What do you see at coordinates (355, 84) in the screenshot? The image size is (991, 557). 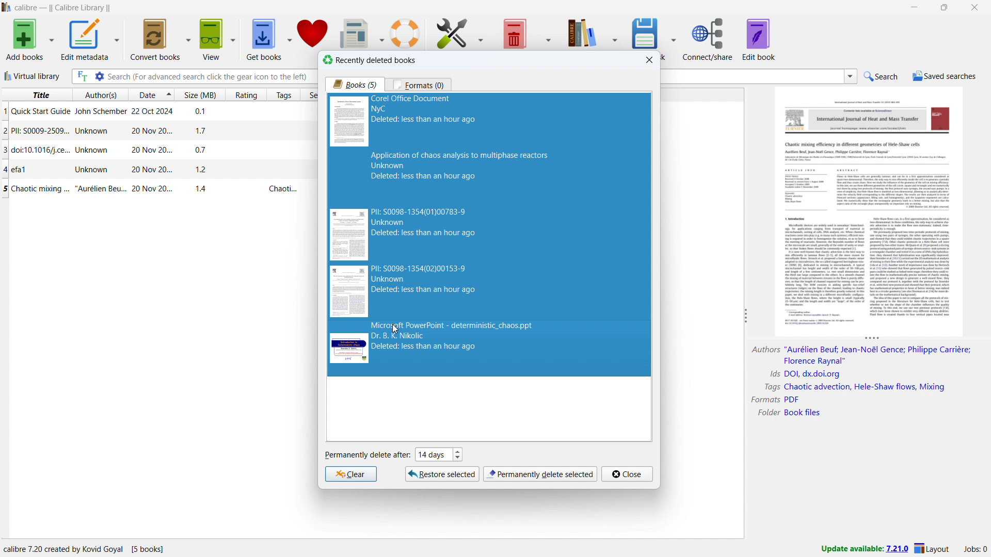 I see `books` at bounding box center [355, 84].